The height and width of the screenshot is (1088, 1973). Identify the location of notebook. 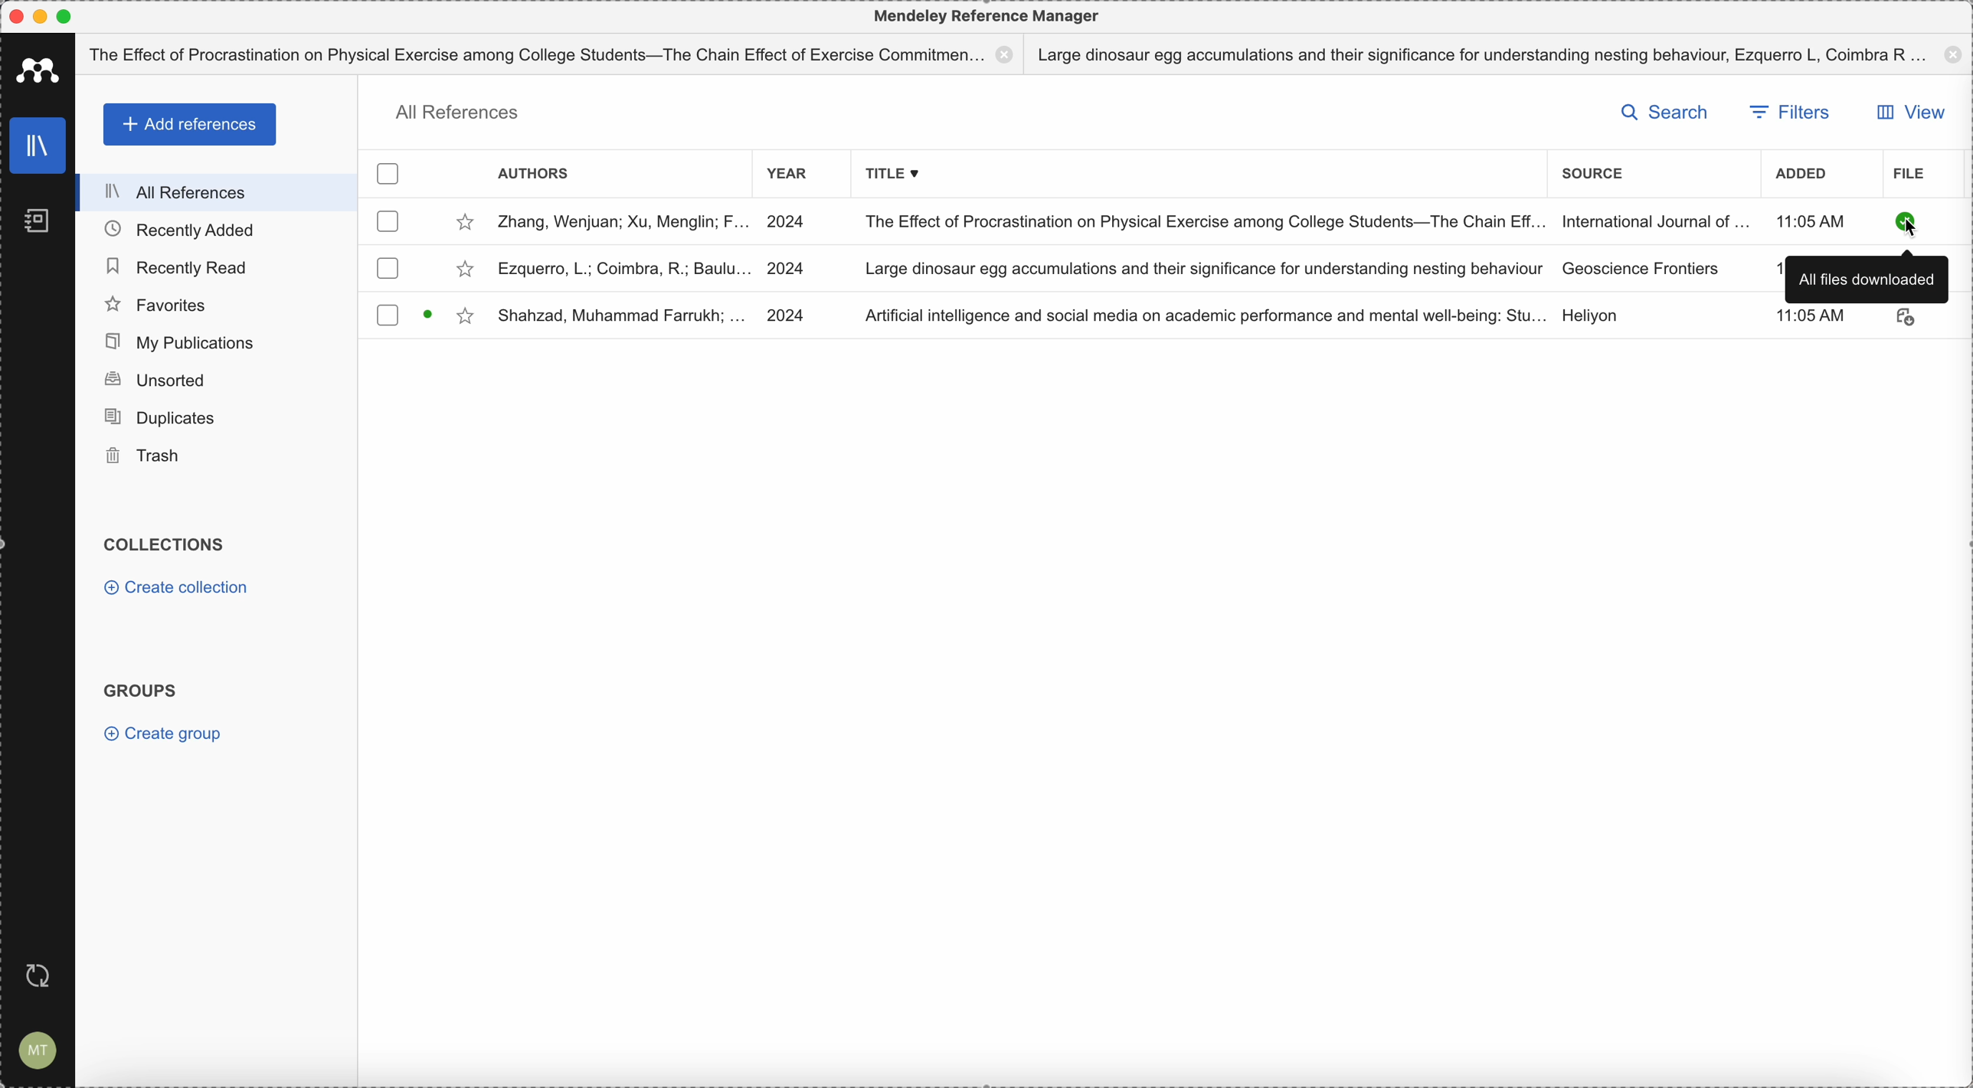
(37, 224).